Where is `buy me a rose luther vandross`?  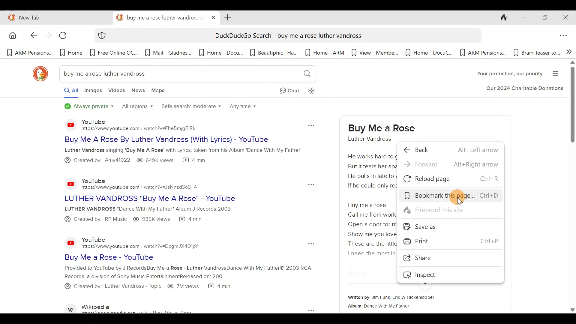 buy me a rose luther vandross is located at coordinates (379, 133).